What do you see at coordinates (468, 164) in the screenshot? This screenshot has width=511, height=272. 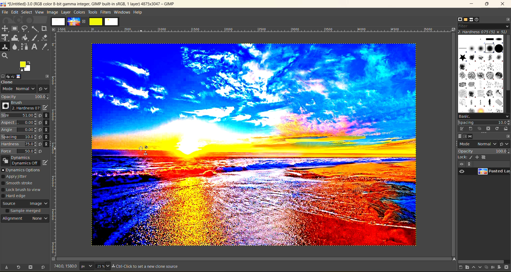 I see `expand` at bounding box center [468, 164].